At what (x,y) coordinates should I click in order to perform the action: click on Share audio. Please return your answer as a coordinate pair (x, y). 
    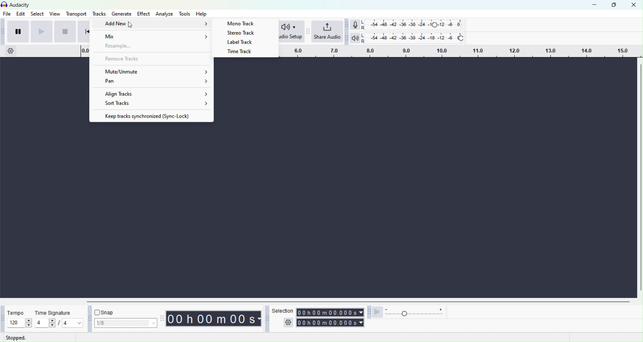
    Looking at the image, I should click on (328, 32).